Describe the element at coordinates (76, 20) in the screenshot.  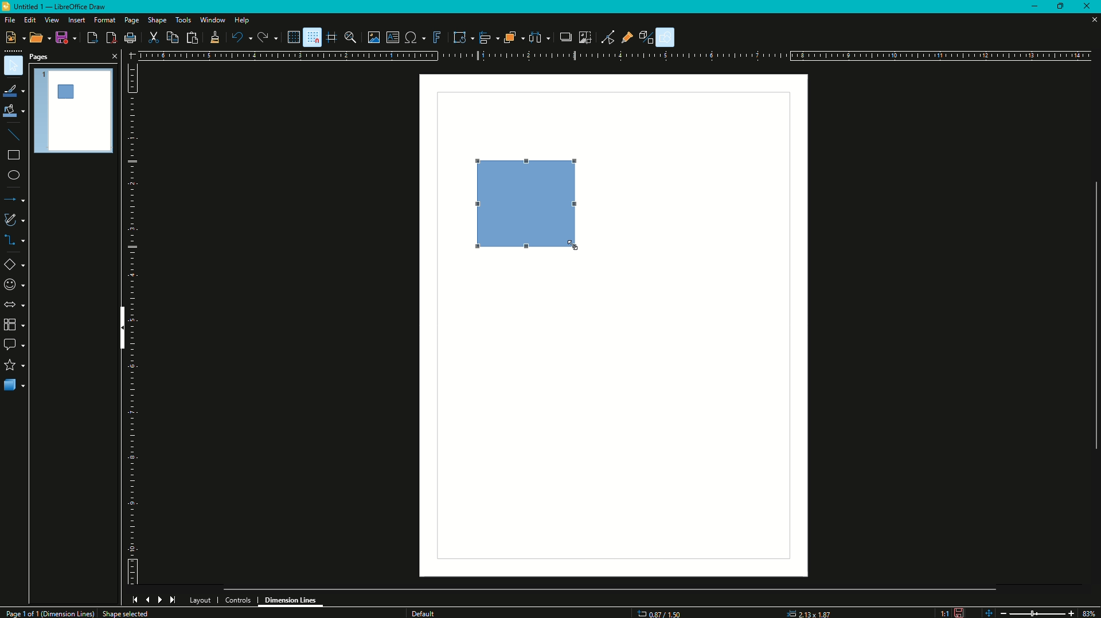
I see `Insert` at that location.